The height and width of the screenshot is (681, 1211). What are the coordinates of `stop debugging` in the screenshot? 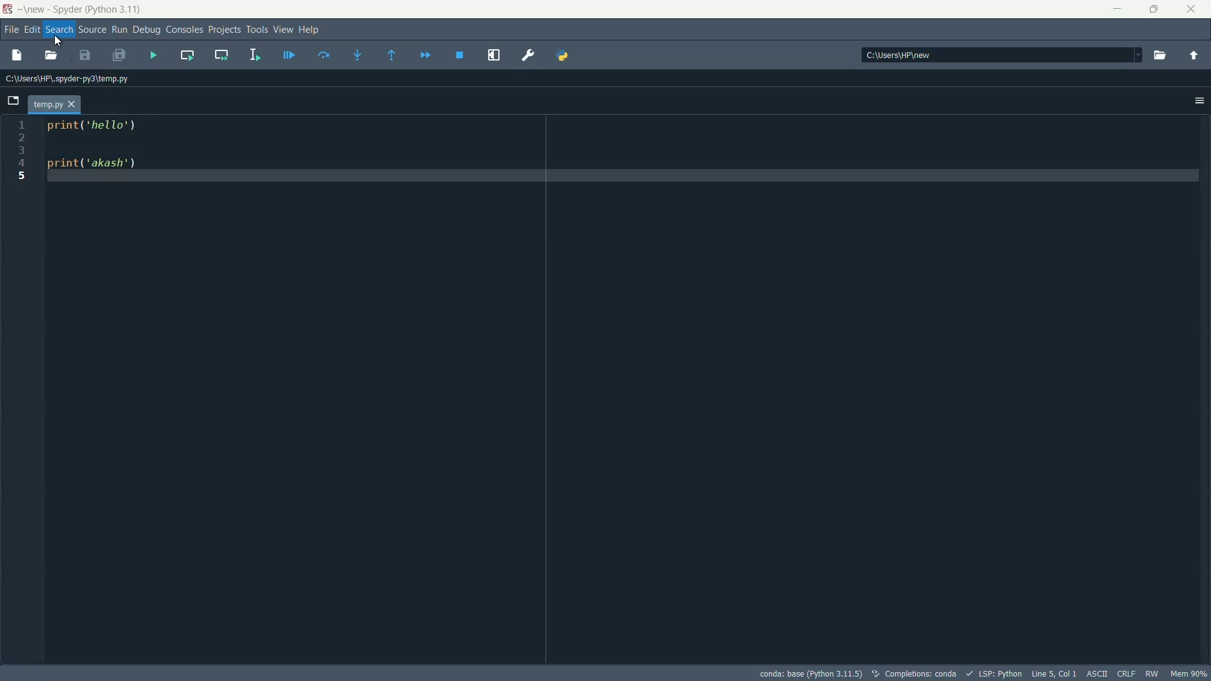 It's located at (459, 55).